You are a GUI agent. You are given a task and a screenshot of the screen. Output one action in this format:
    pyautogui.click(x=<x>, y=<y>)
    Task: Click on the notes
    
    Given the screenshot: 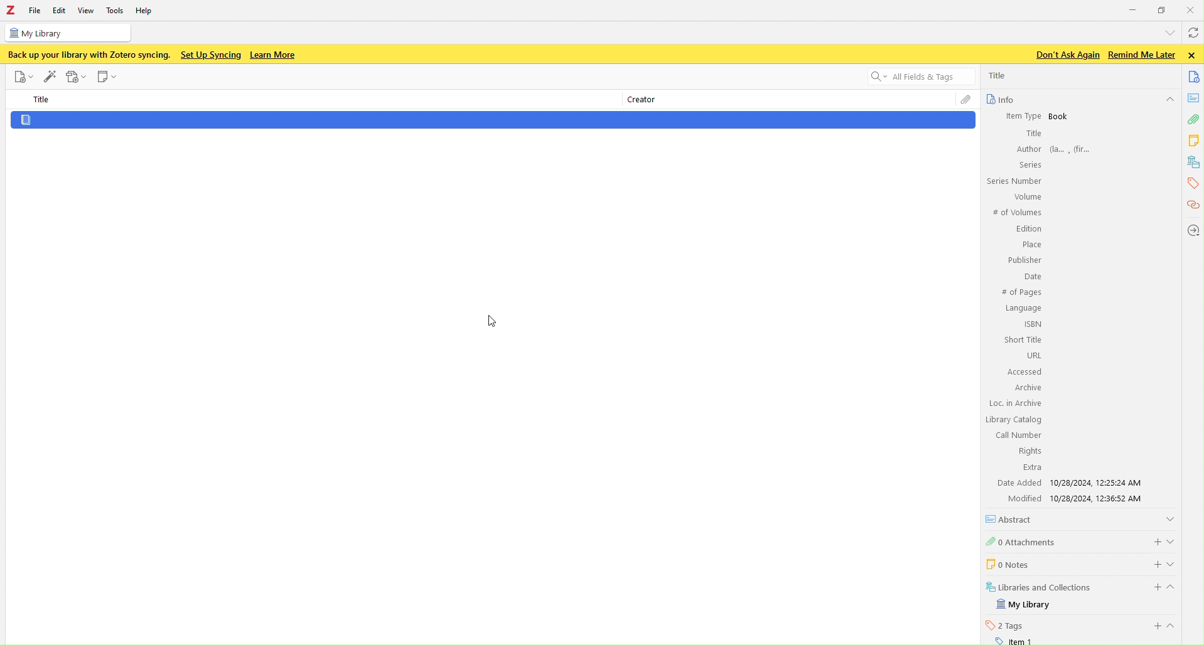 What is the action you would take?
    pyautogui.click(x=1195, y=98)
    